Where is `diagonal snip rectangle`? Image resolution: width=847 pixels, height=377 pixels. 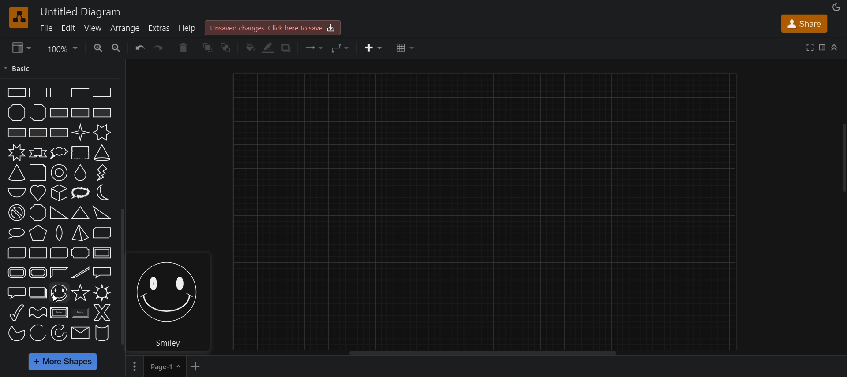 diagonal snip rectangle is located at coordinates (103, 233).